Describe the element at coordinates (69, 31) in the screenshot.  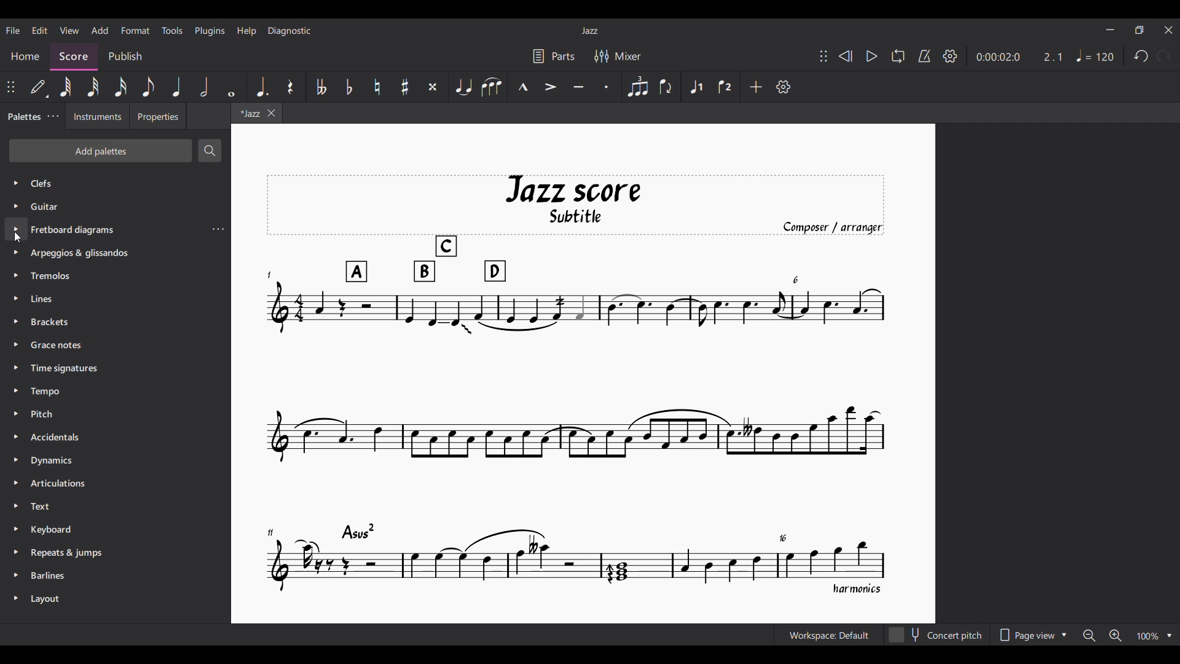
I see `View menu` at that location.